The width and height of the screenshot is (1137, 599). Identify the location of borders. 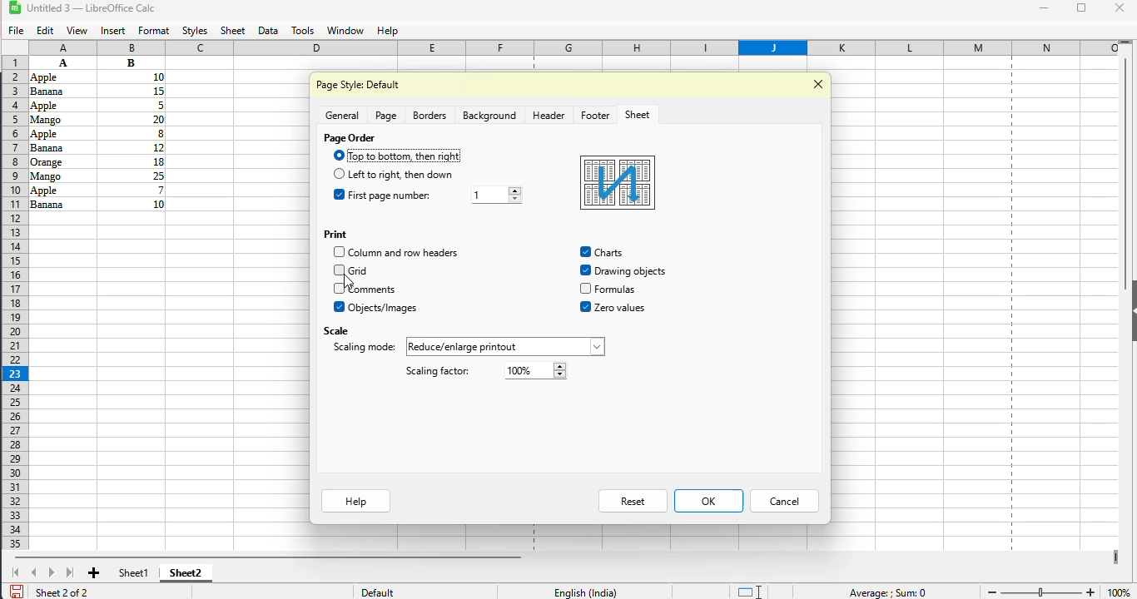
(429, 116).